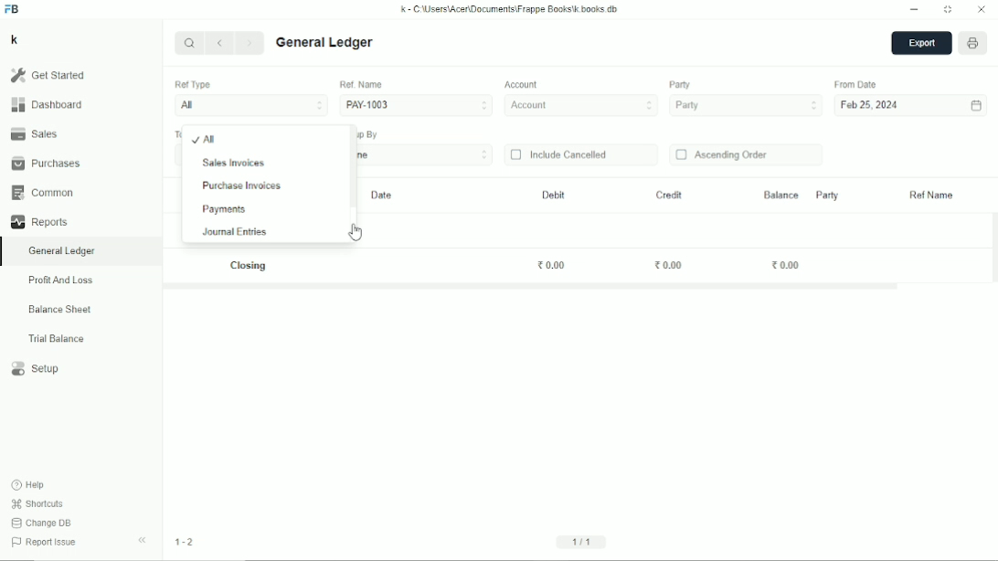  What do you see at coordinates (42, 193) in the screenshot?
I see `Common` at bounding box center [42, 193].